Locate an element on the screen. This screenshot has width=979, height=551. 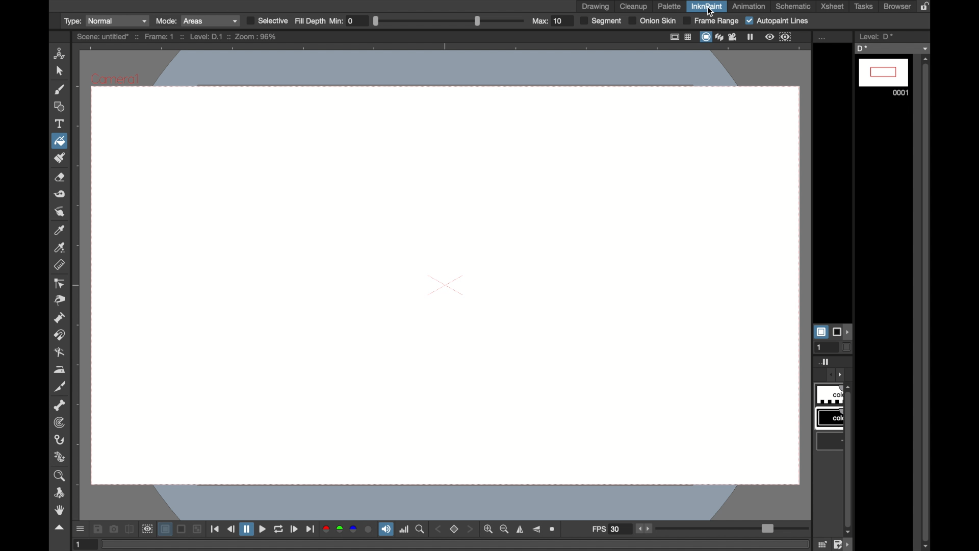
slider is located at coordinates (732, 527).